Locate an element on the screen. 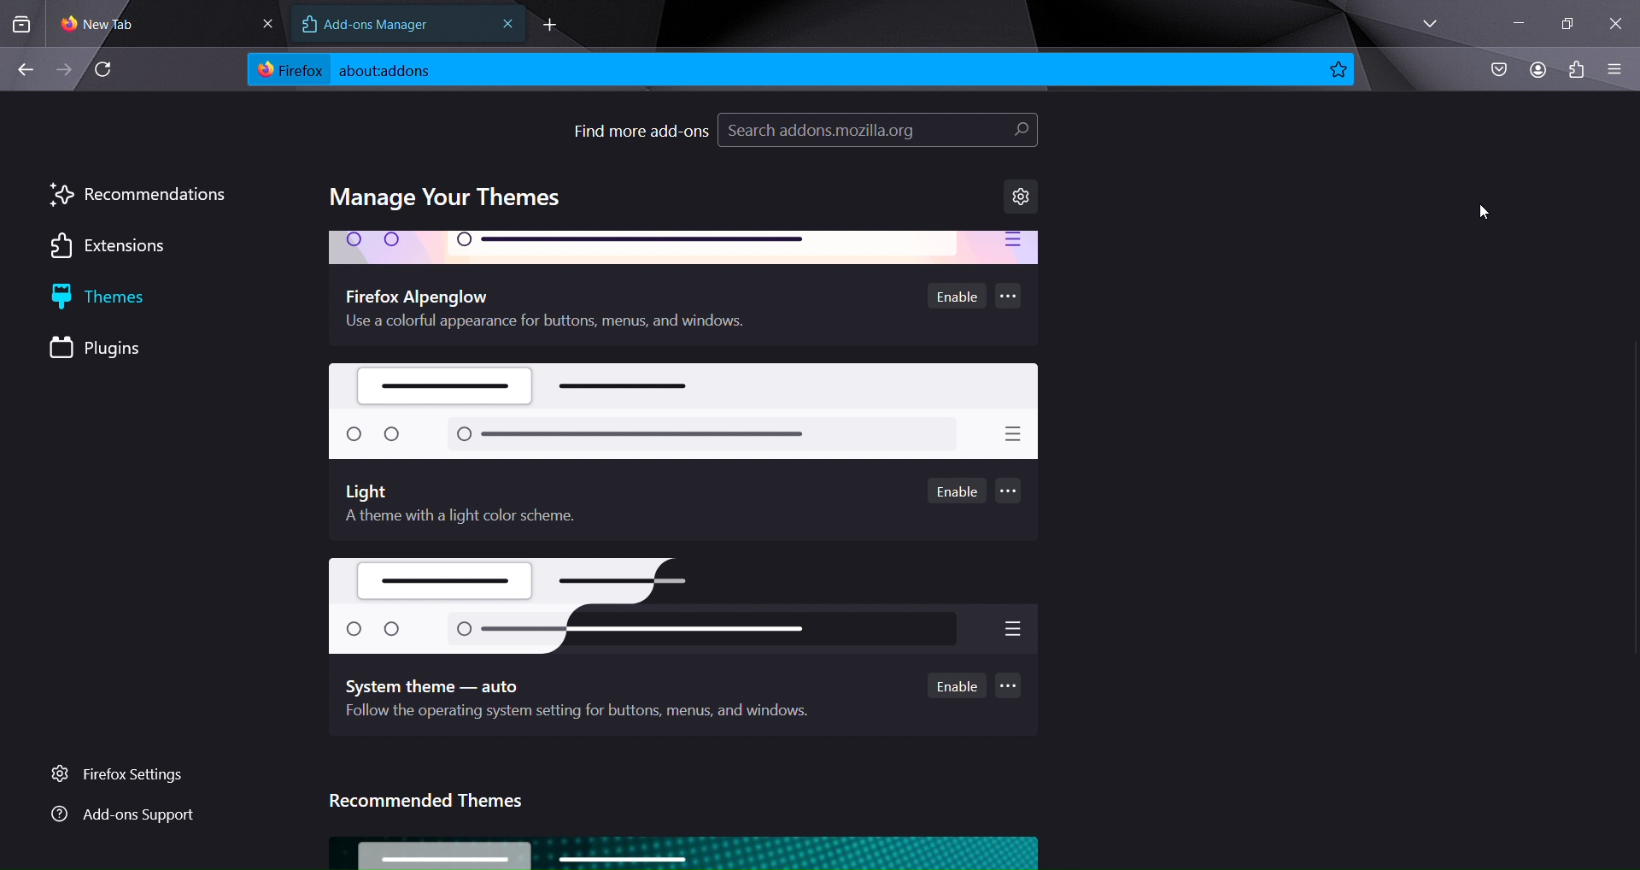 This screenshot has width=1640, height=870. plugins is located at coordinates (114, 349).